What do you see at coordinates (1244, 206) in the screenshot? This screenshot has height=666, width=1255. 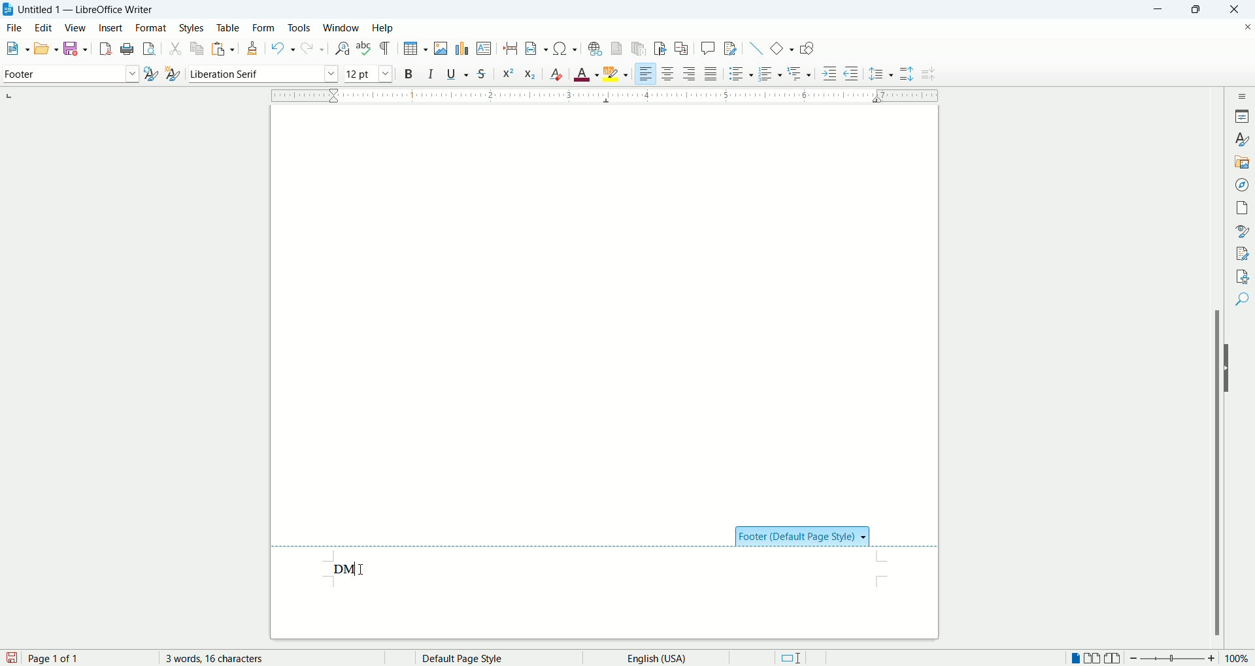 I see `page` at bounding box center [1244, 206].